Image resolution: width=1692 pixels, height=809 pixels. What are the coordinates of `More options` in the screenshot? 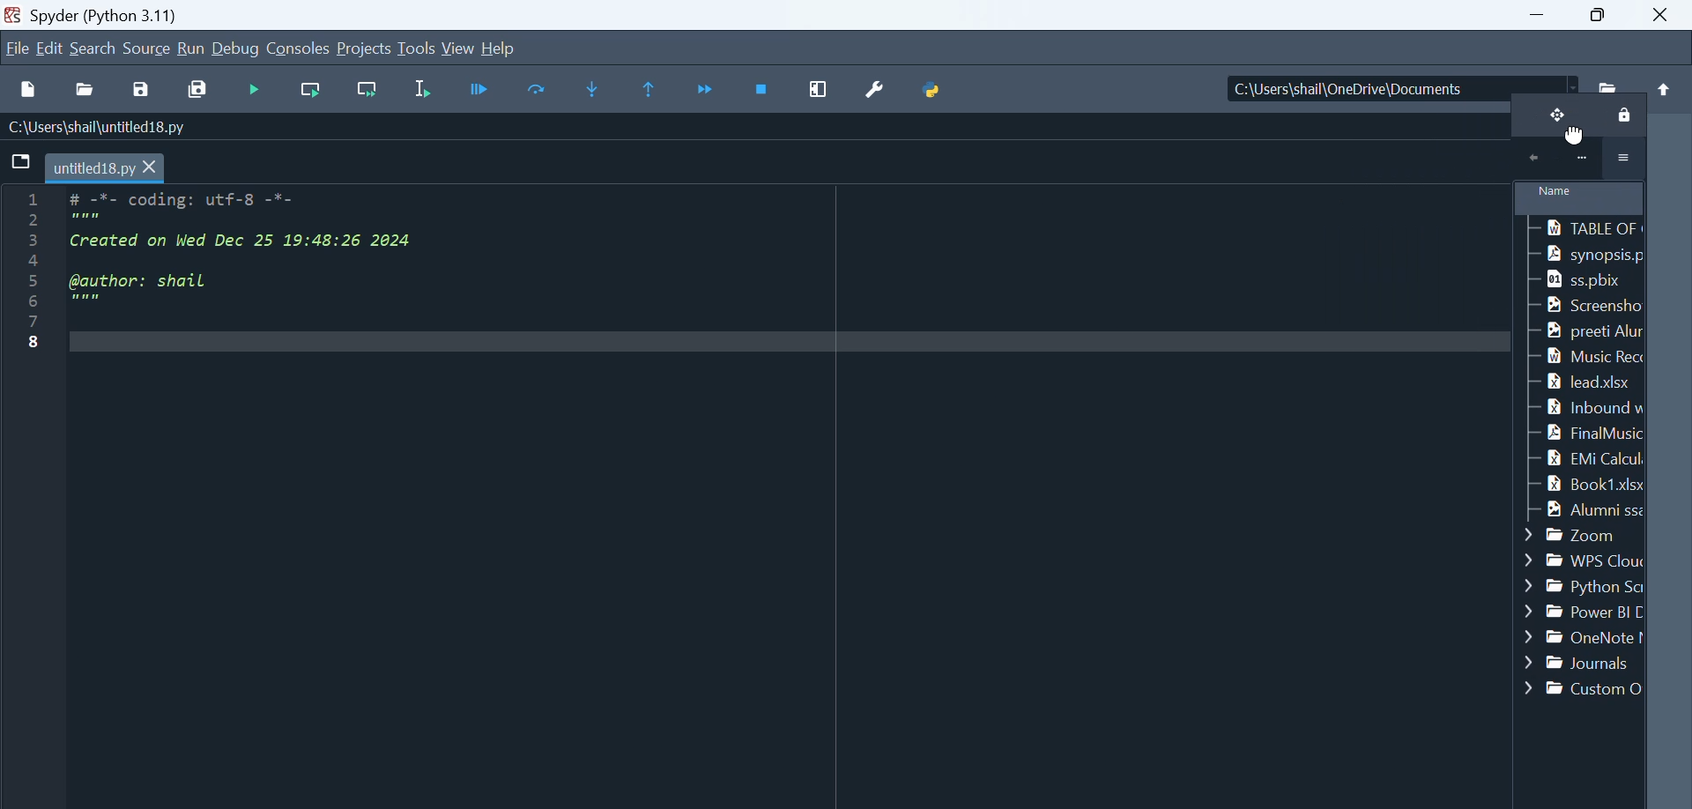 It's located at (1623, 159).